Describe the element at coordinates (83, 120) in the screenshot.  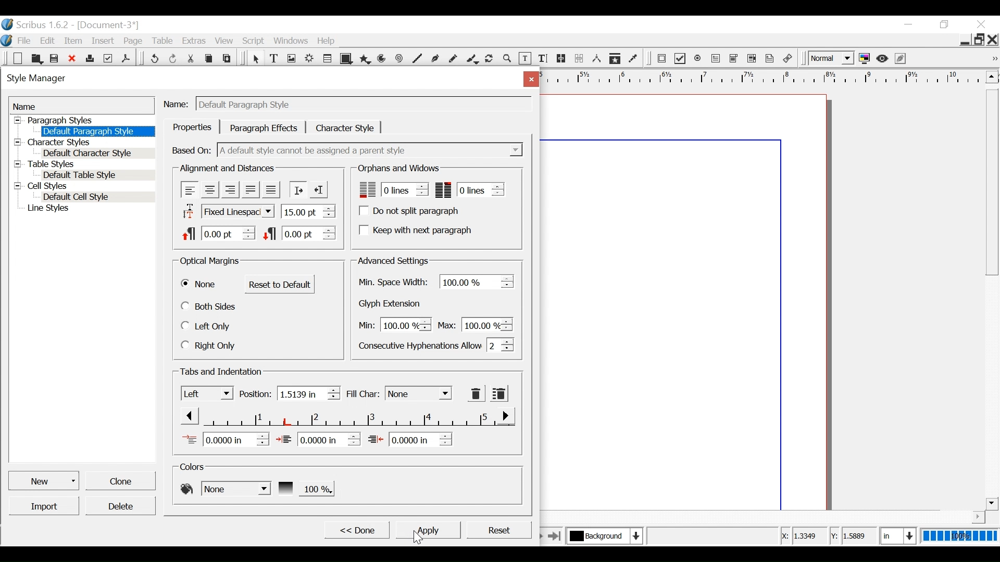
I see `Paragraph styles` at that location.